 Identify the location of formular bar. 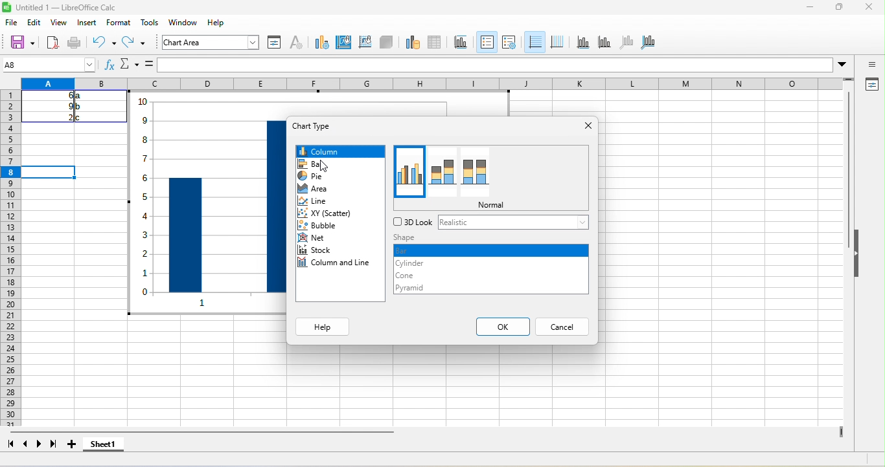
(498, 66).